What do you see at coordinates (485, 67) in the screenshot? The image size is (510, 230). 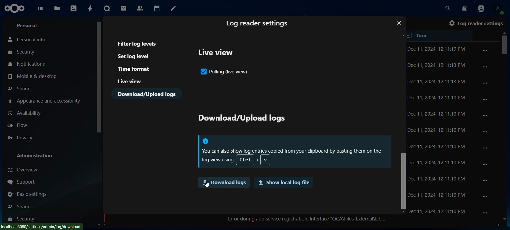 I see `...` at bounding box center [485, 67].